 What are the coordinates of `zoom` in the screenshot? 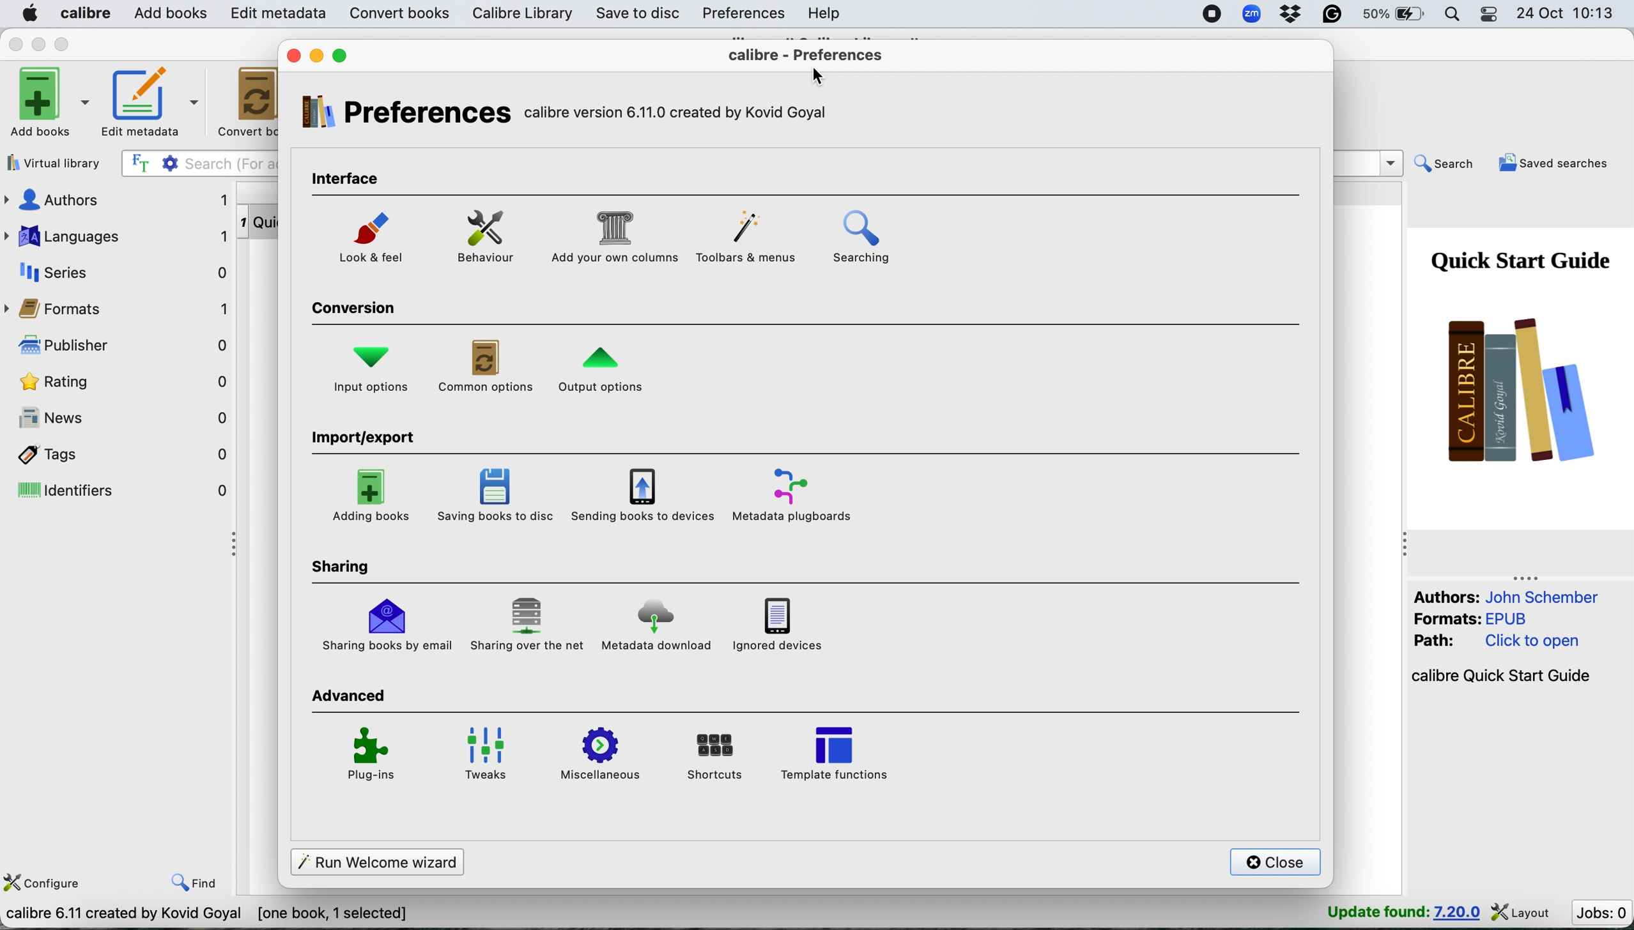 It's located at (1250, 14).